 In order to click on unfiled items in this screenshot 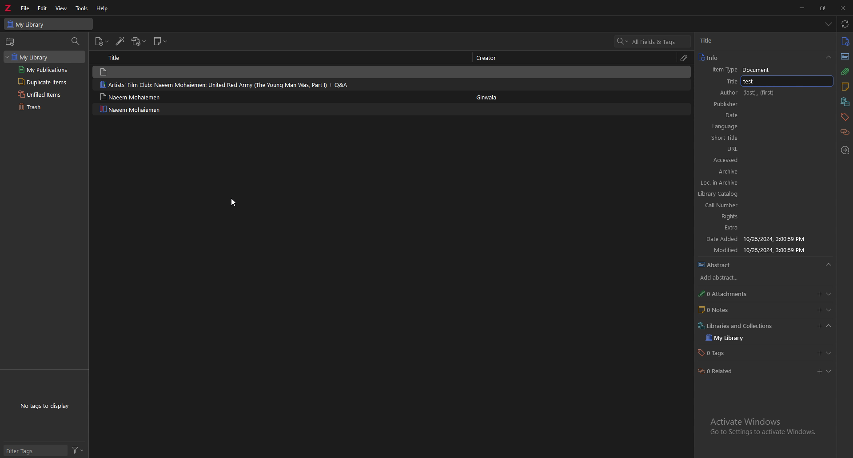, I will do `click(41, 95)`.